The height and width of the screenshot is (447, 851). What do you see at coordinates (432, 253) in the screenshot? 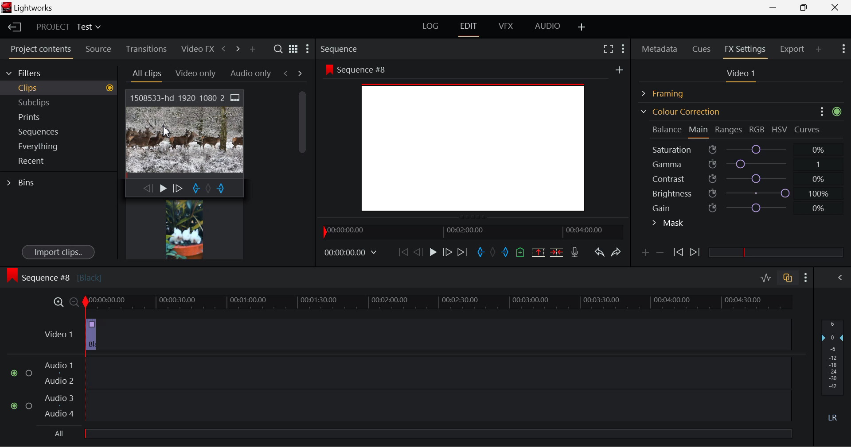
I see `Play` at bounding box center [432, 253].